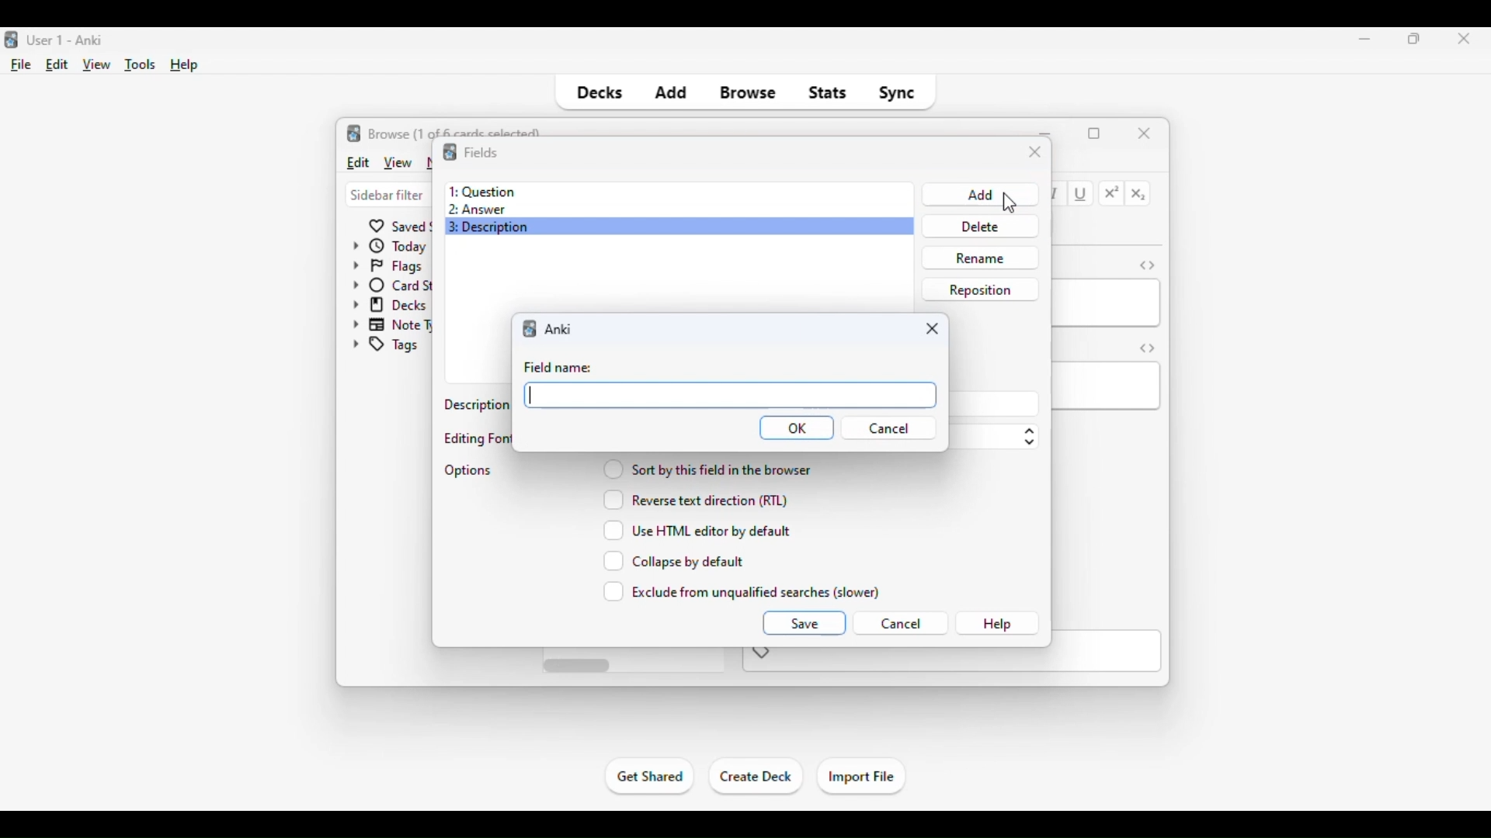  I want to click on delete, so click(977, 226).